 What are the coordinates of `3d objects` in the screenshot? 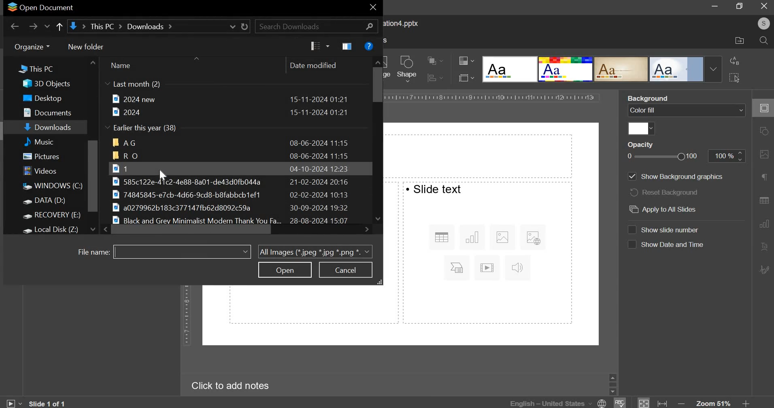 It's located at (49, 84).